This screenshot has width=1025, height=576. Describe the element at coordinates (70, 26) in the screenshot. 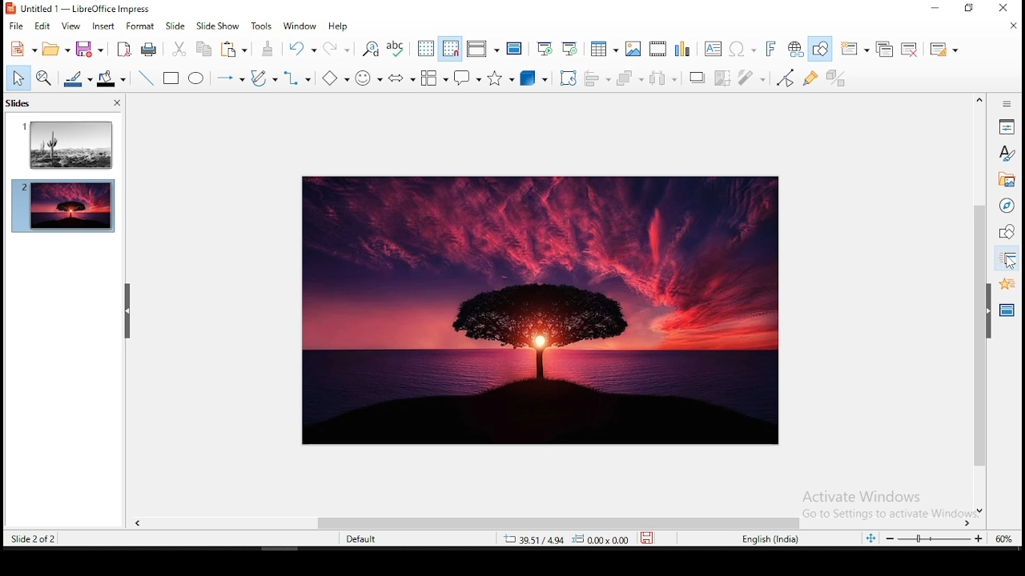

I see `view` at that location.